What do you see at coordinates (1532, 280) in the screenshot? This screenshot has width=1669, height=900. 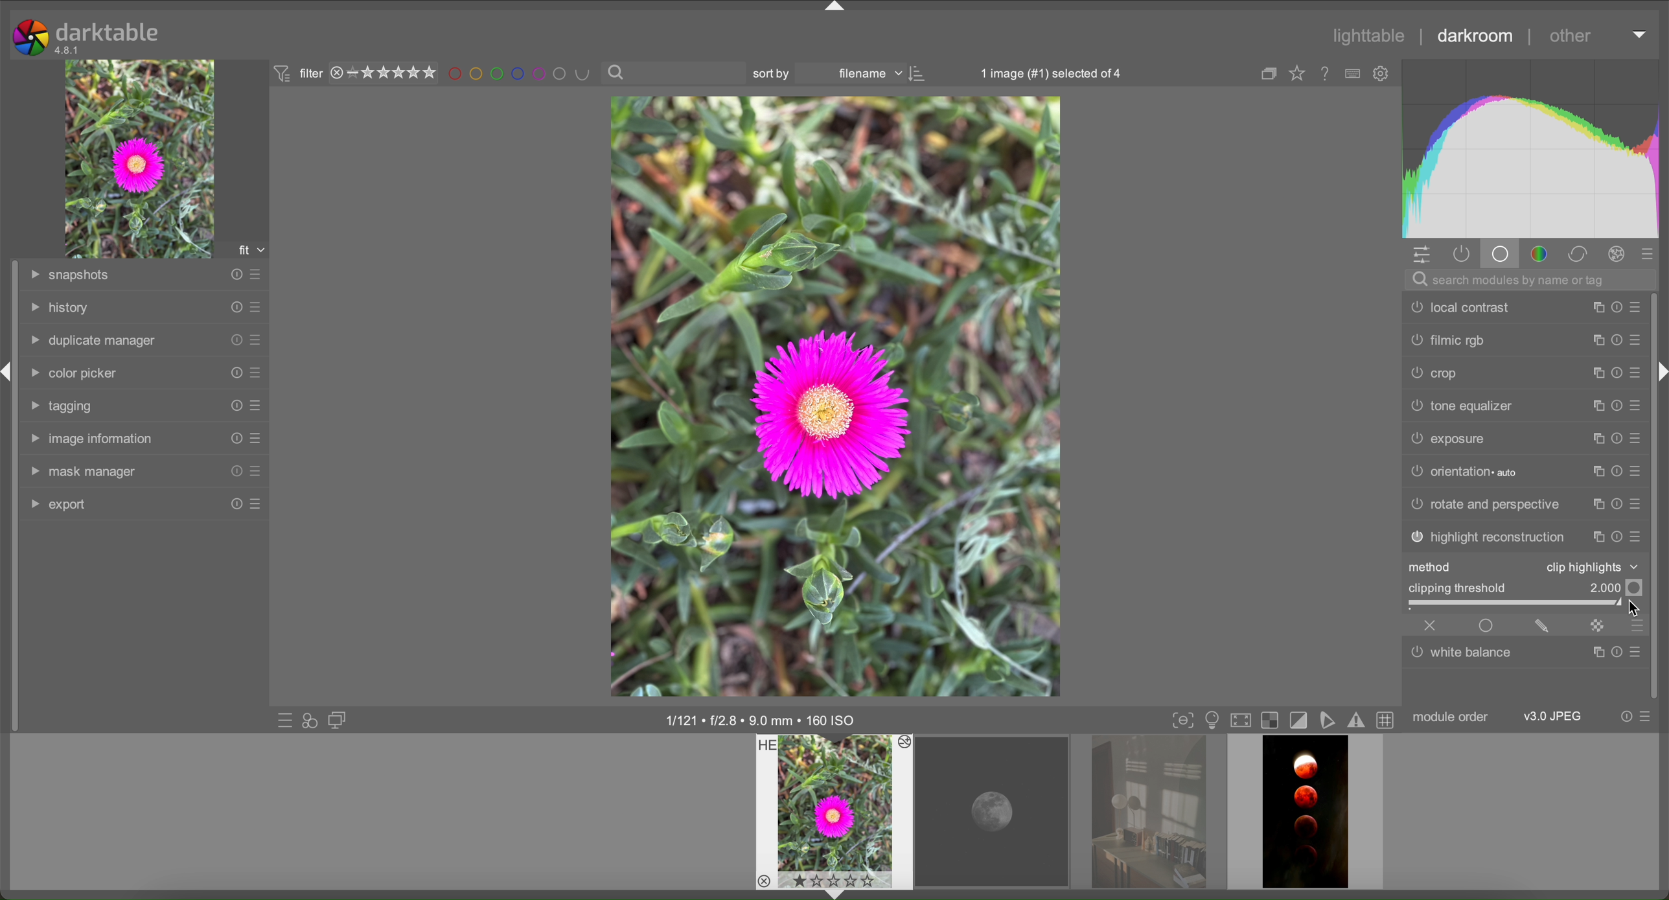 I see `search bar` at bounding box center [1532, 280].